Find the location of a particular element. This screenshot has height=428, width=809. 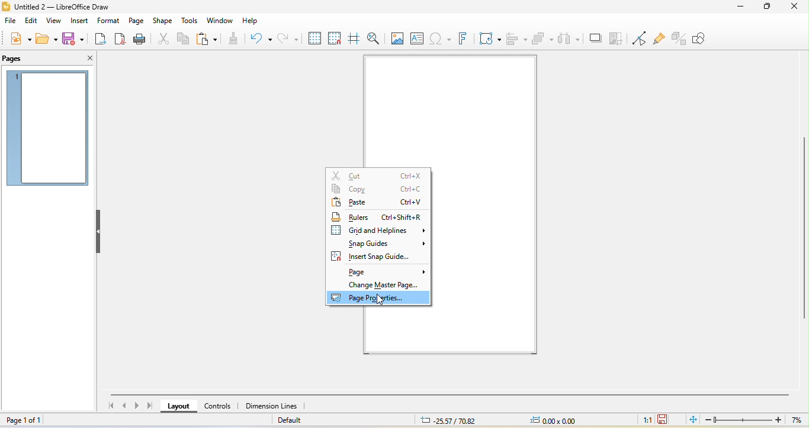

undo is located at coordinates (259, 38).